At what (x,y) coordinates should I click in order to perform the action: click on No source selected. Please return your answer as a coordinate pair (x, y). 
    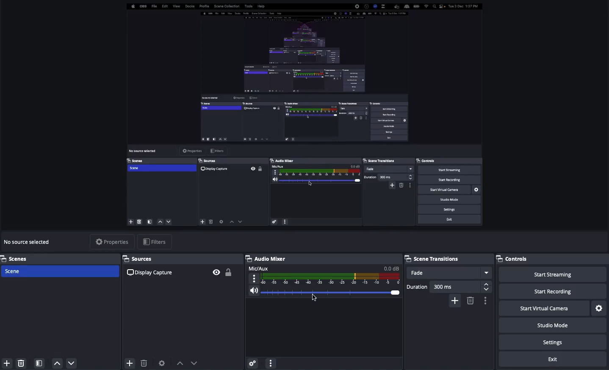
    Looking at the image, I should click on (29, 242).